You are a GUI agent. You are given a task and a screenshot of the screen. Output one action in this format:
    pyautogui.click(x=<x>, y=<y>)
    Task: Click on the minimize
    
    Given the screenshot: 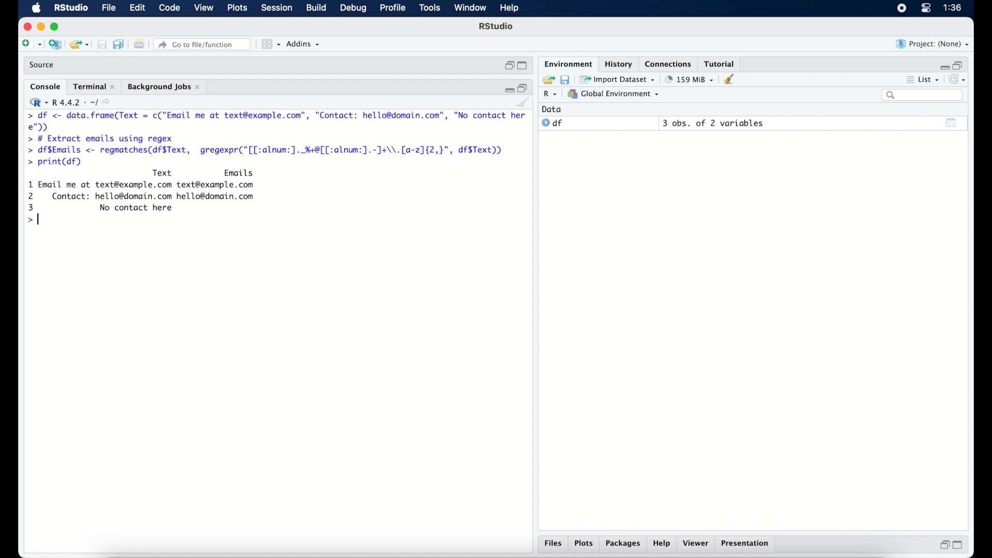 What is the action you would take?
    pyautogui.click(x=40, y=27)
    